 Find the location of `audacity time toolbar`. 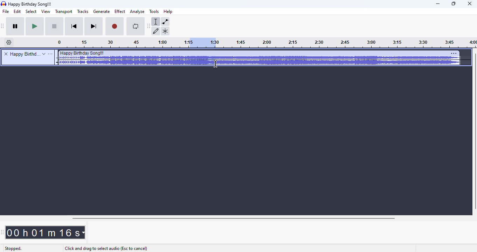

audacity time toolbar is located at coordinates (2, 232).